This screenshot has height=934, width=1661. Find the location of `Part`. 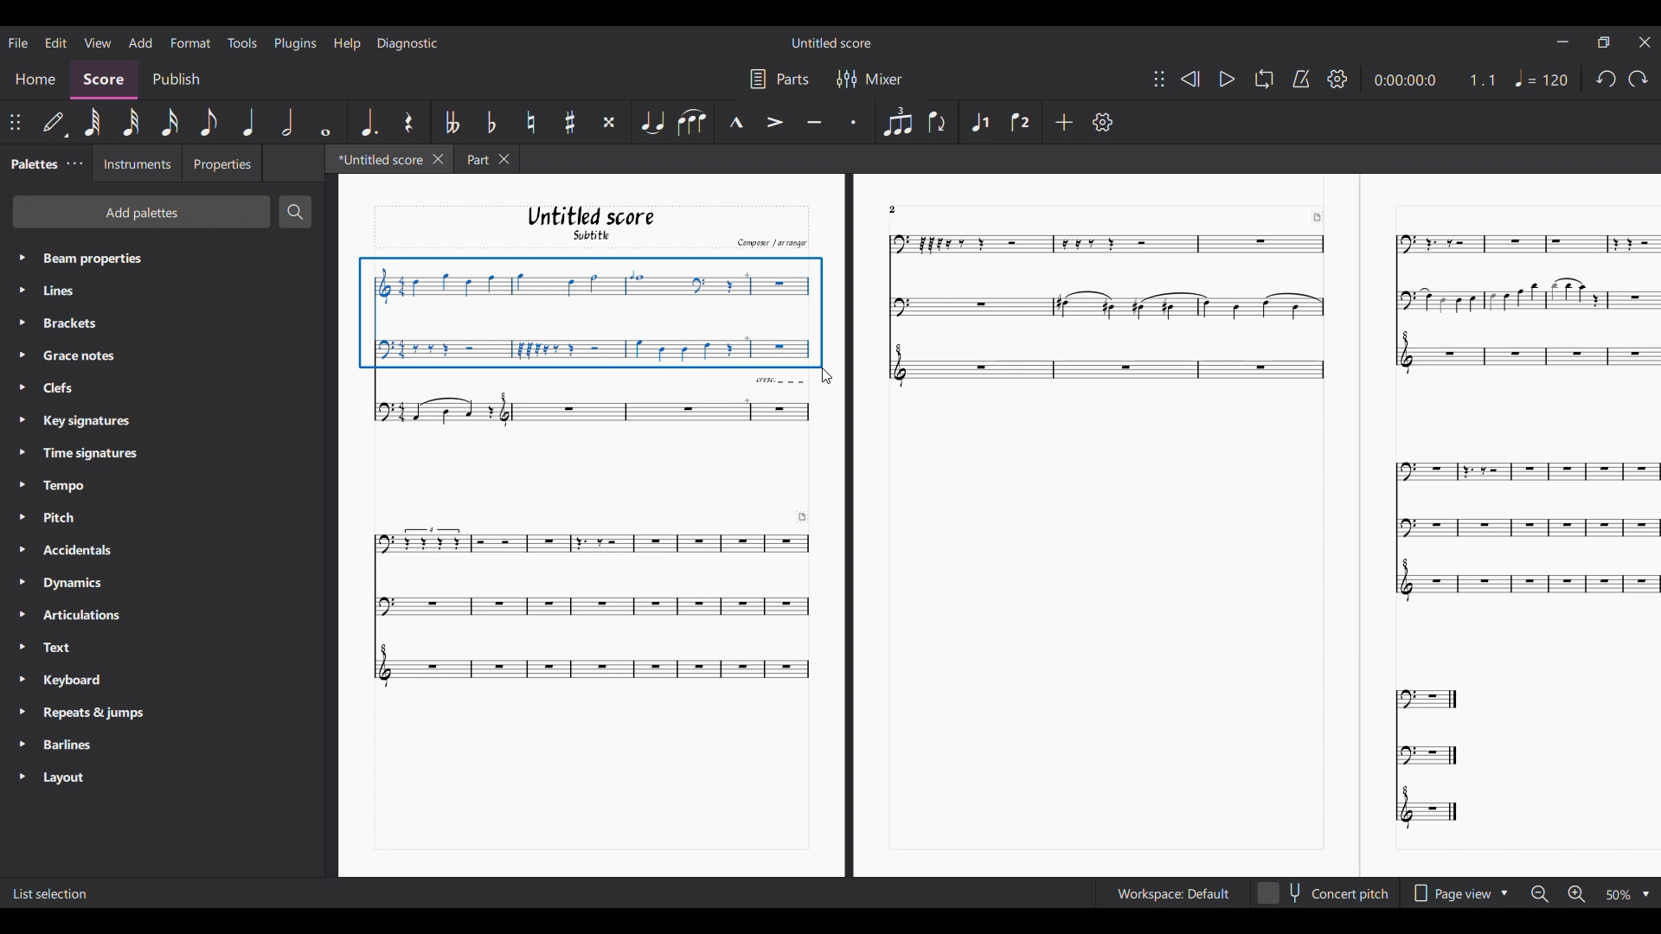

Part is located at coordinates (474, 158).